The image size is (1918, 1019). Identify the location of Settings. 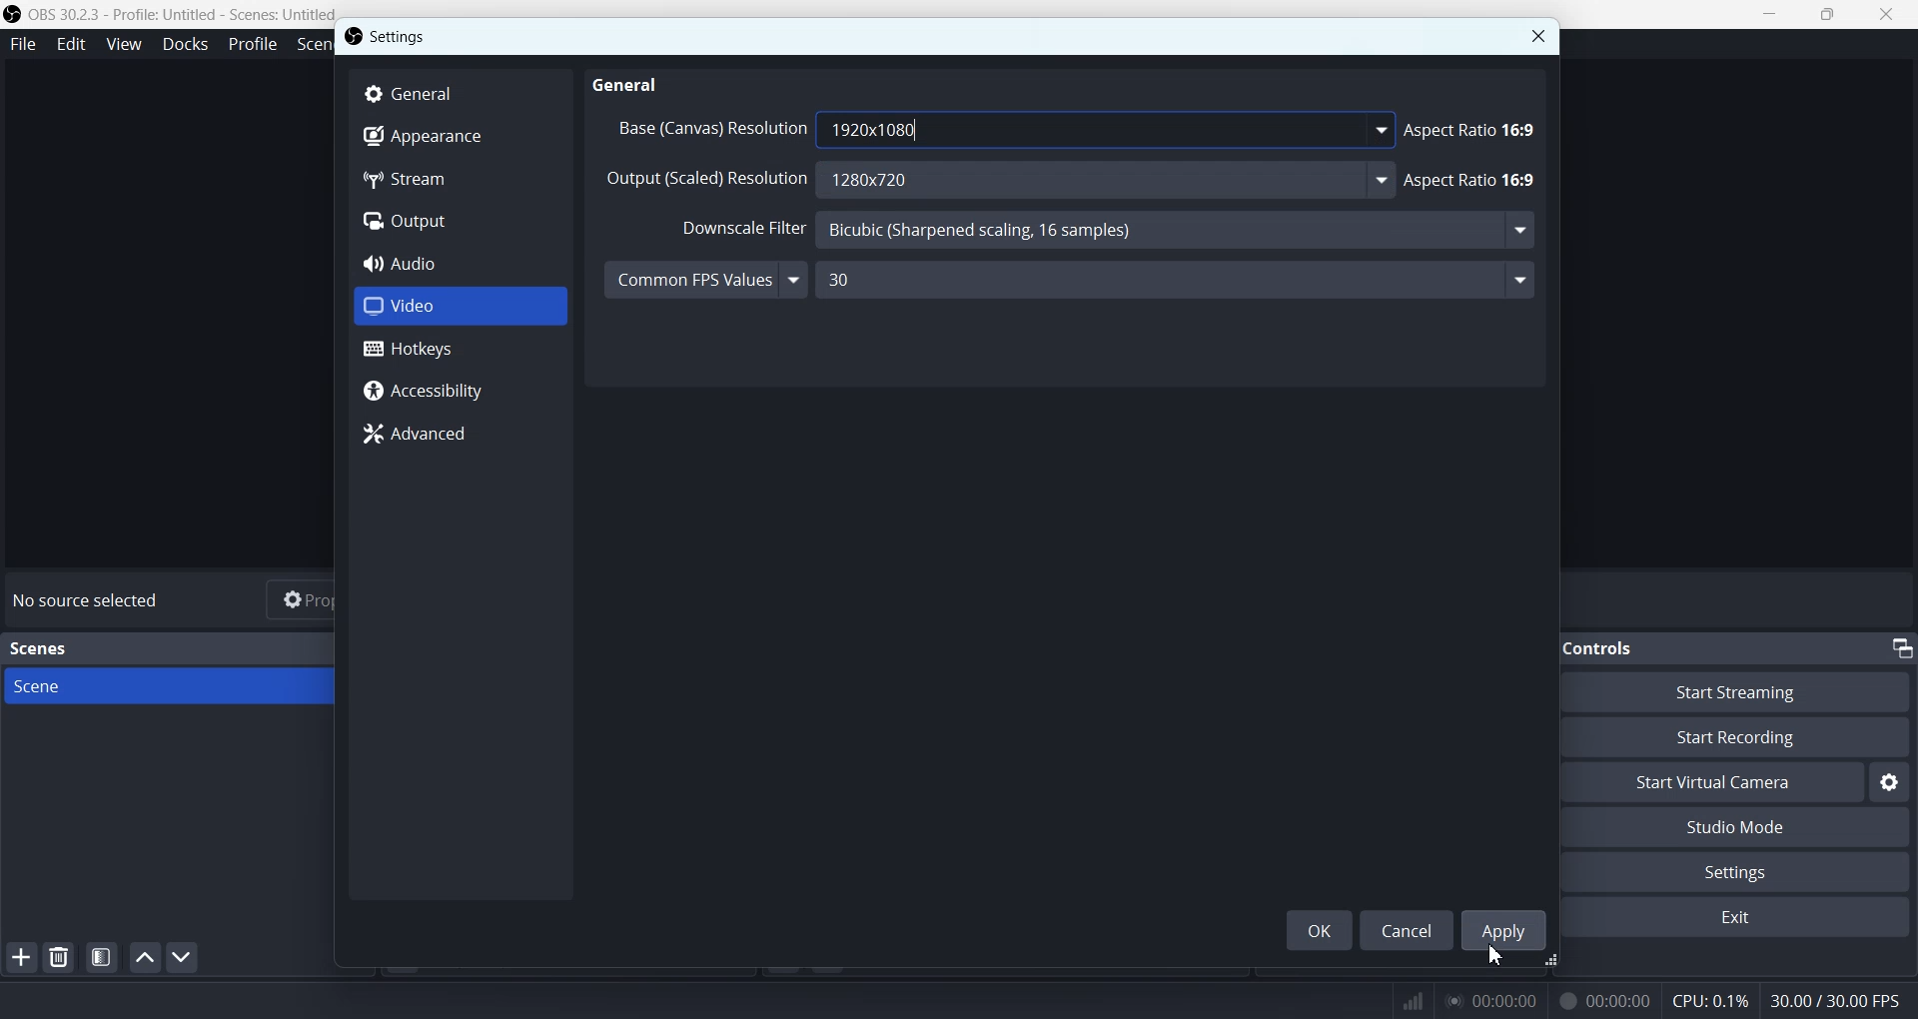
(1747, 871).